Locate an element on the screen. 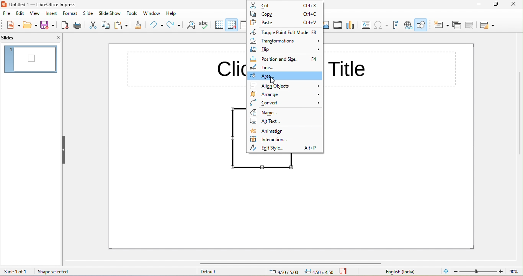  title is located at coordinates (44, 4).